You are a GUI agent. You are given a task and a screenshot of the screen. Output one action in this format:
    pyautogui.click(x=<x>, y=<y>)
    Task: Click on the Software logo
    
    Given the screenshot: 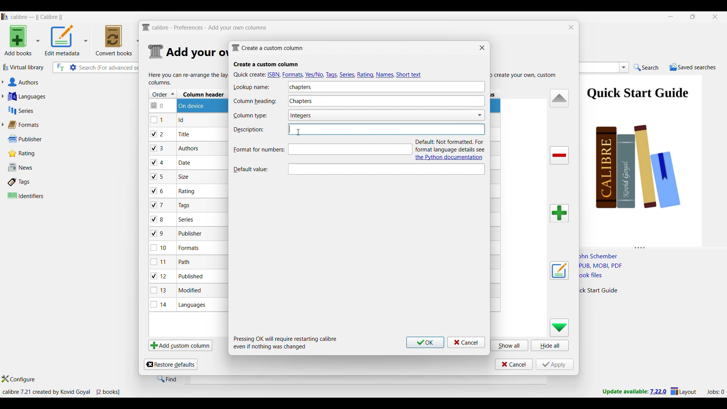 What is the action you would take?
    pyautogui.click(x=5, y=17)
    